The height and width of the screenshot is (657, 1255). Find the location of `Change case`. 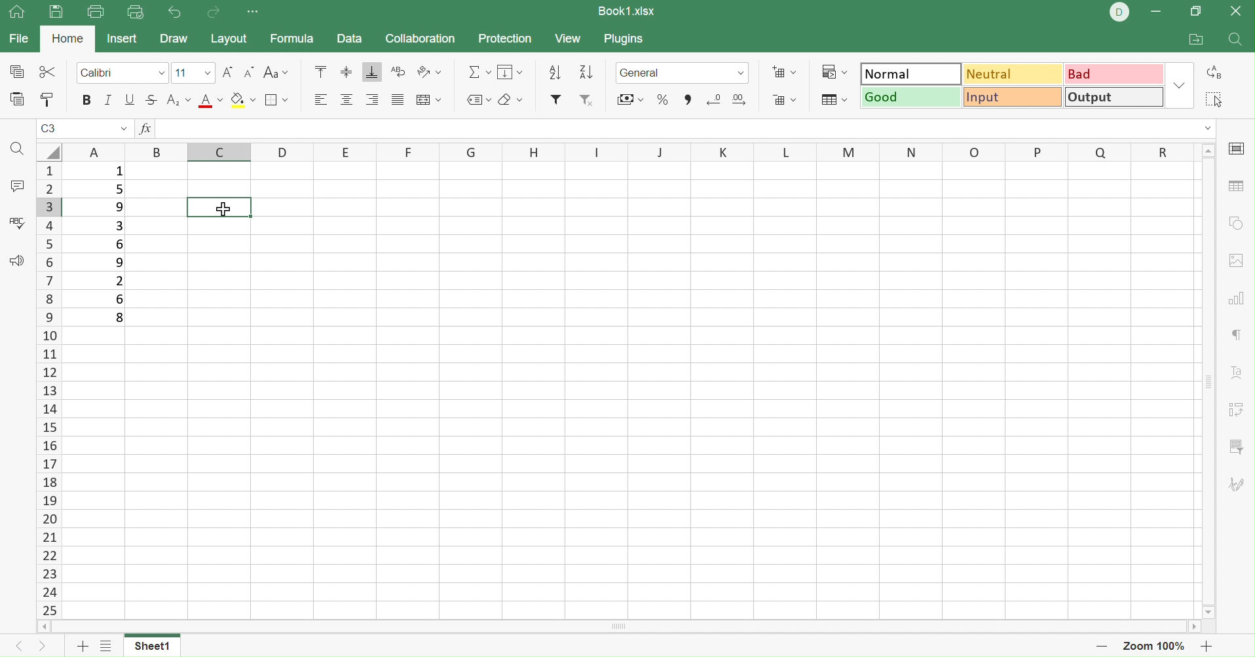

Change case is located at coordinates (274, 72).